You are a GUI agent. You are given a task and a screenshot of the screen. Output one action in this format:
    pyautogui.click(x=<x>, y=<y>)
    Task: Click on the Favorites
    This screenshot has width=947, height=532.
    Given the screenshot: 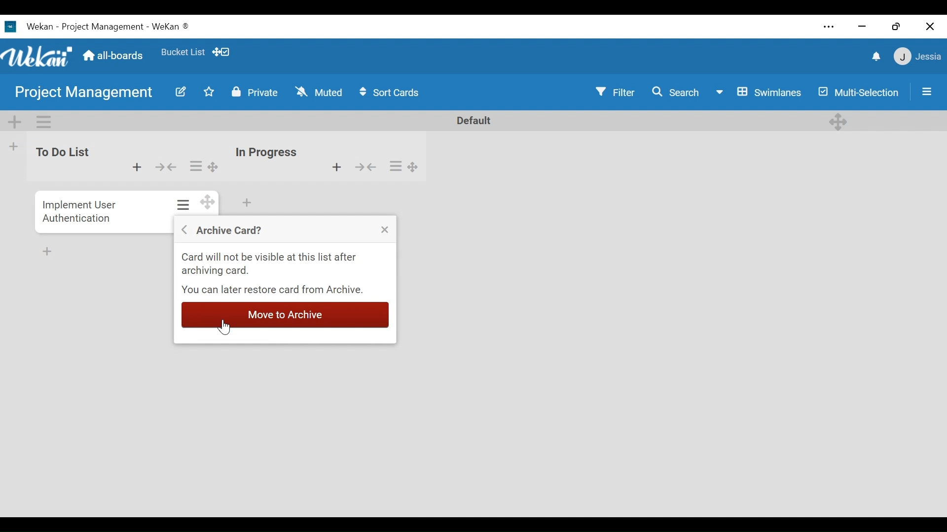 What is the action you would take?
    pyautogui.click(x=184, y=53)
    